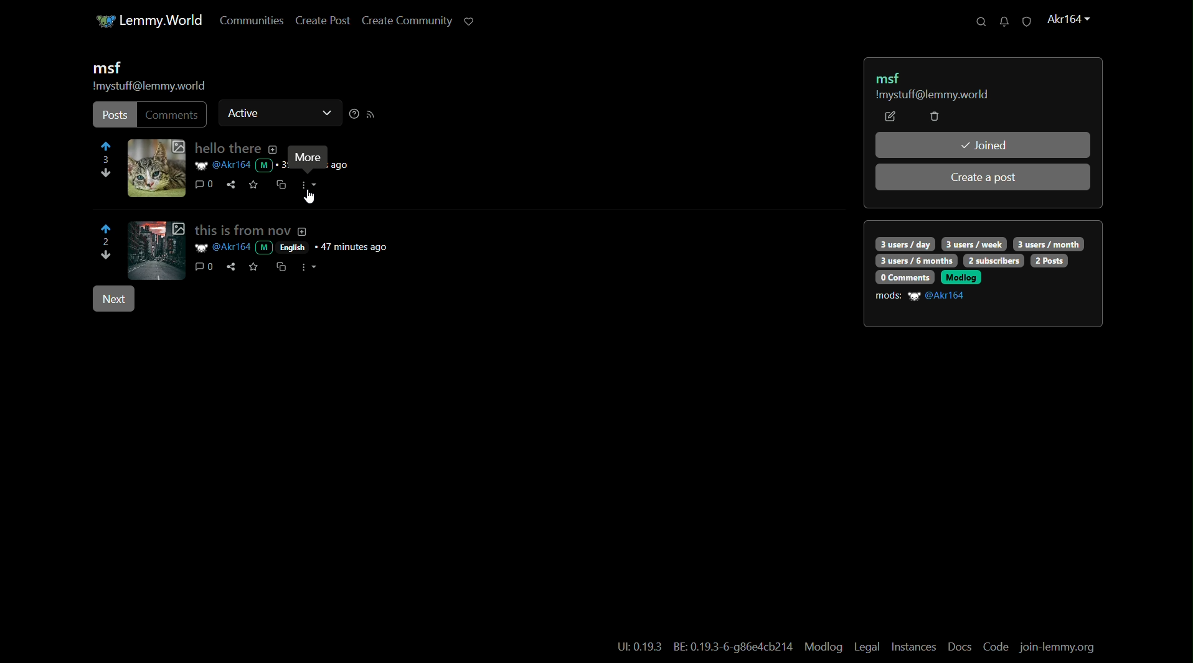 The image size is (1193, 663). Describe the element at coordinates (303, 248) in the screenshot. I see `post details` at that location.